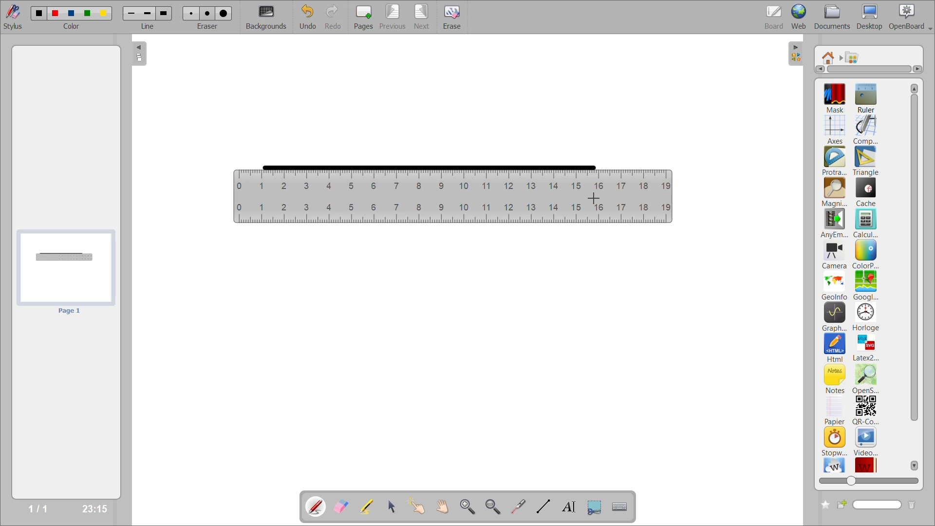  What do you see at coordinates (834, 162) in the screenshot?
I see `protractor` at bounding box center [834, 162].